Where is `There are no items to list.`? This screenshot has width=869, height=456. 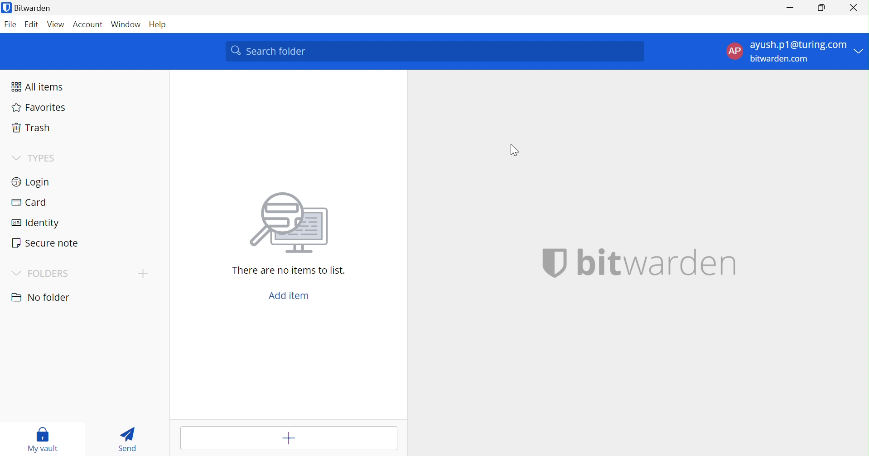
There are no items to list. is located at coordinates (289, 271).